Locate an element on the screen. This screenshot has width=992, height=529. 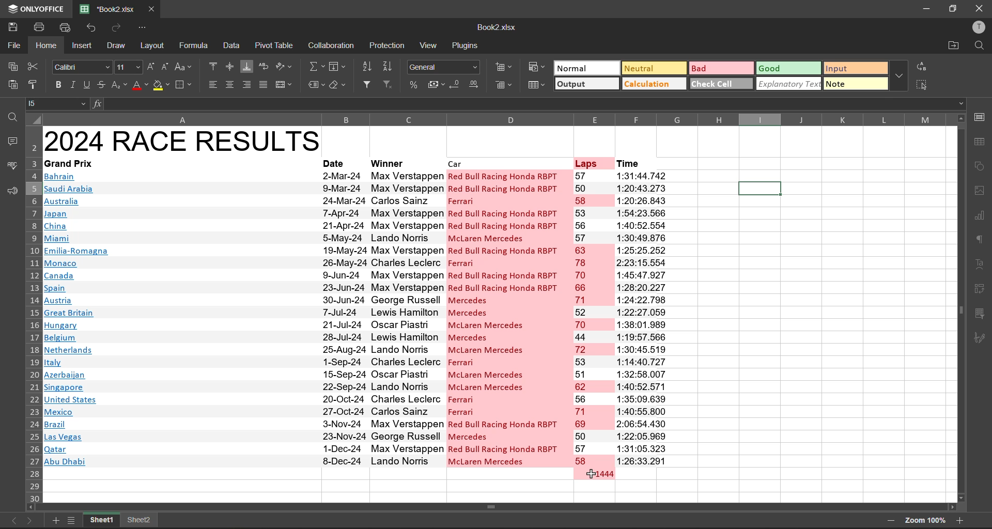
align center is located at coordinates (233, 84).